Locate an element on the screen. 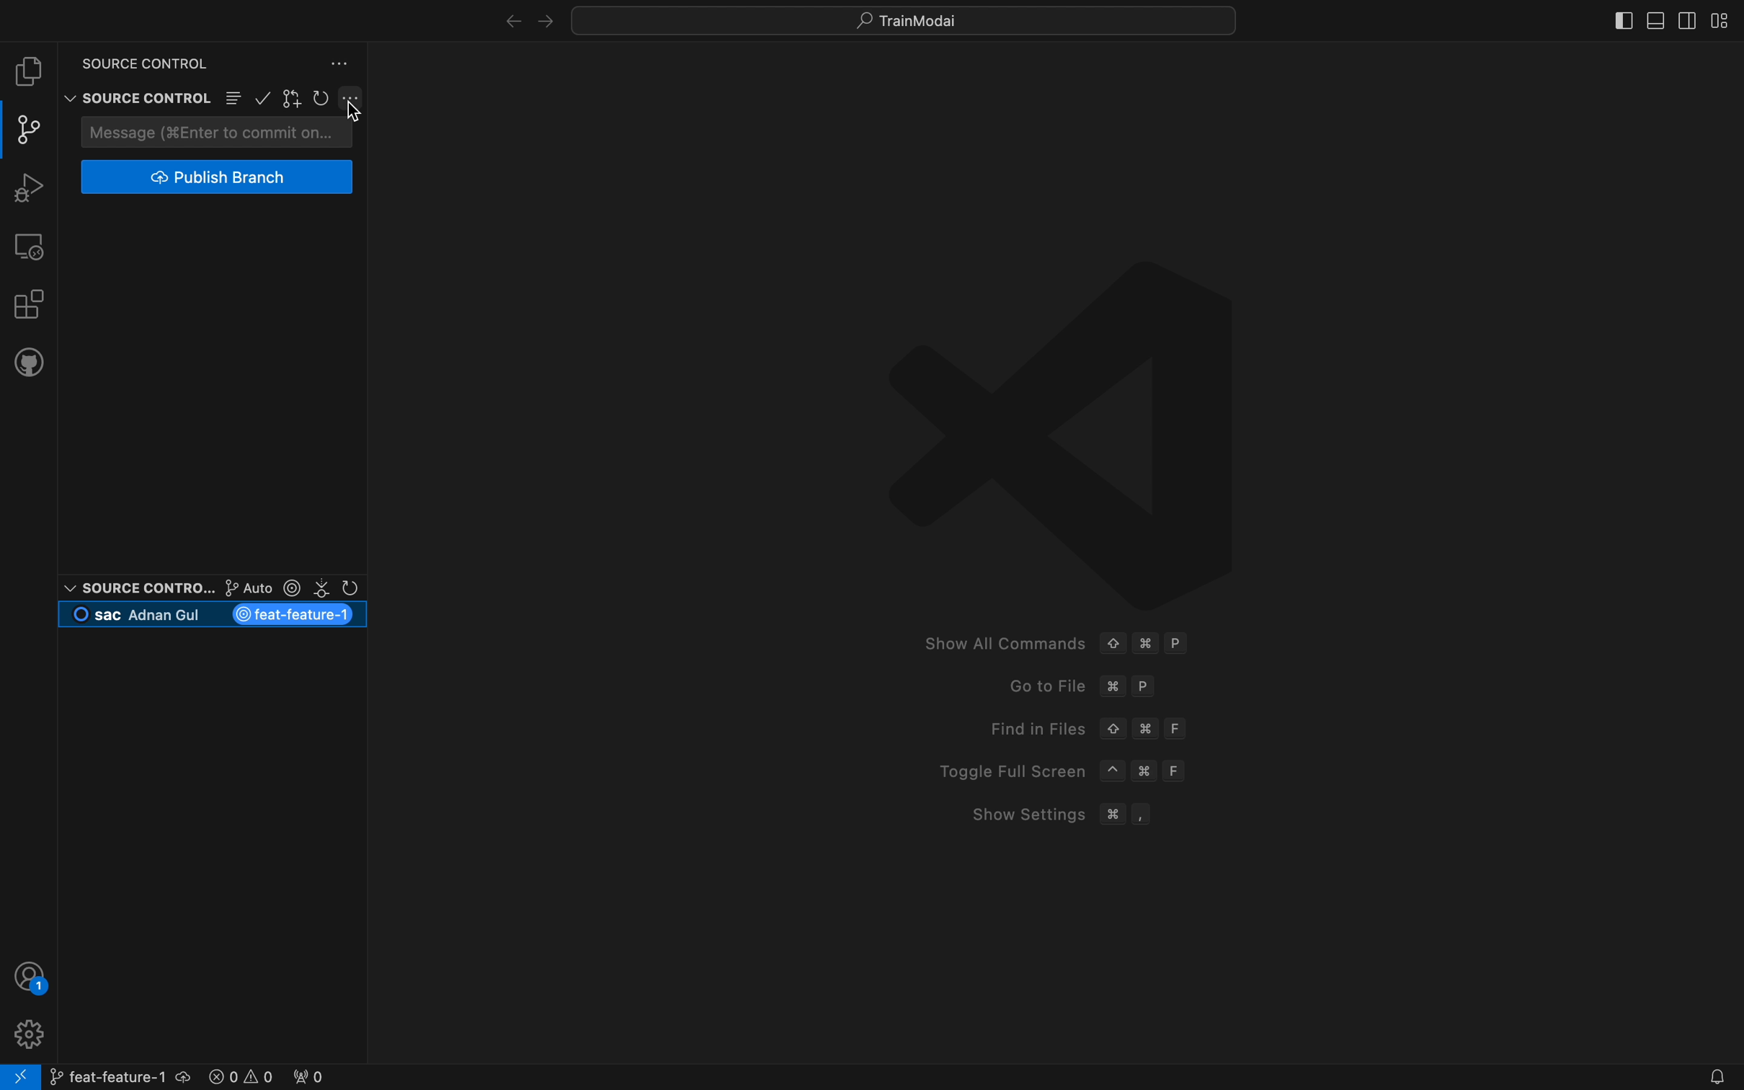 The width and height of the screenshot is (1744, 1090). Up is located at coordinates (1112, 642).